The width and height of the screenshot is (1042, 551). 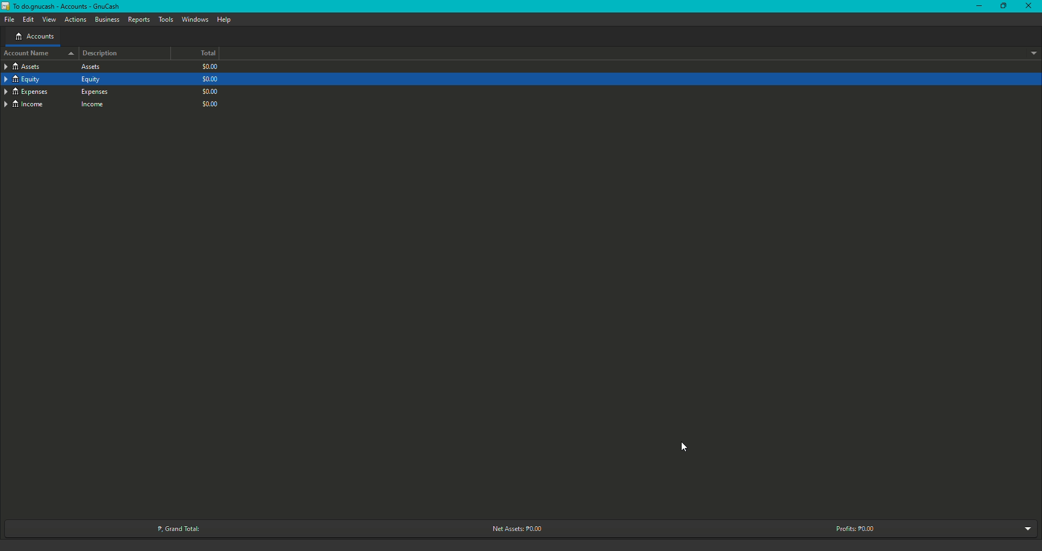 What do you see at coordinates (27, 19) in the screenshot?
I see `Edit` at bounding box center [27, 19].